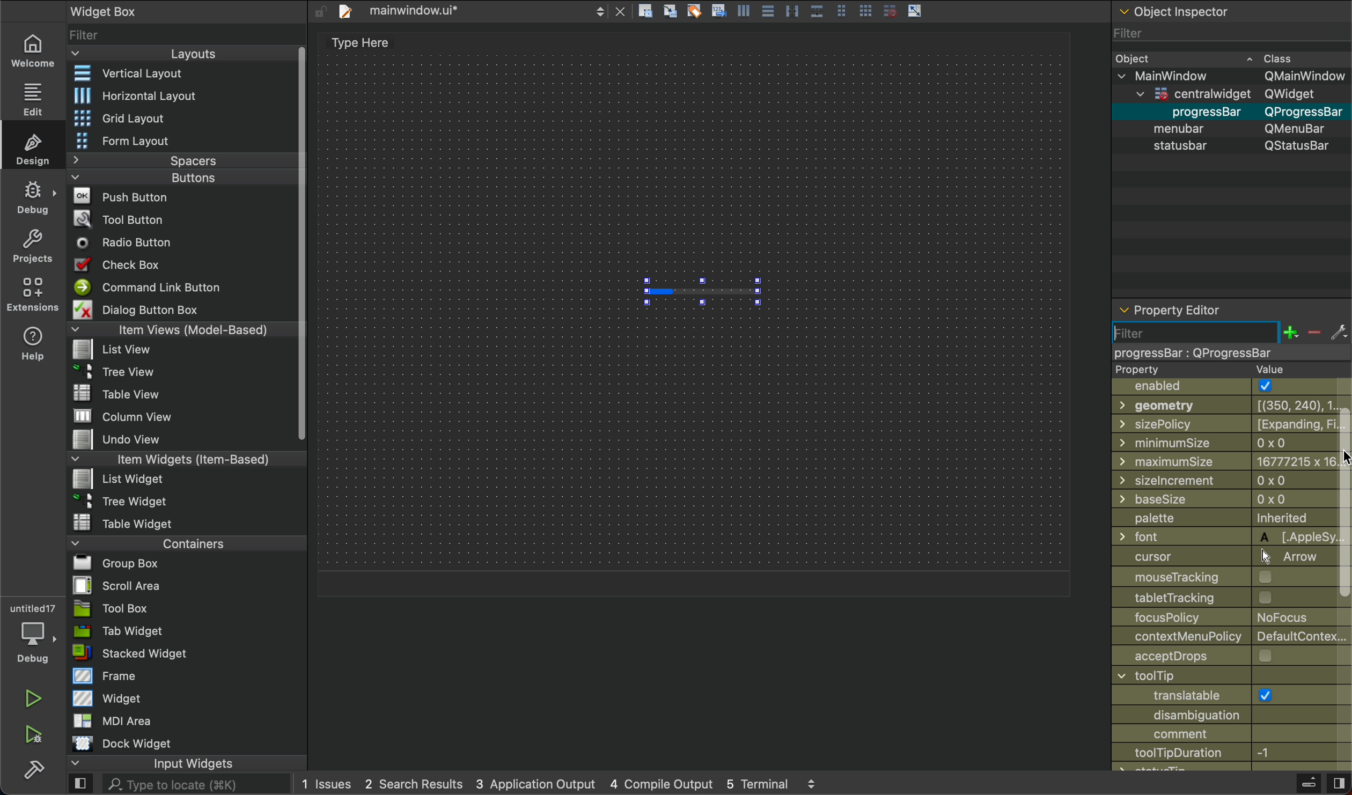 Image resolution: width=1352 pixels, height=795 pixels. What do you see at coordinates (178, 329) in the screenshot?
I see `Items View` at bounding box center [178, 329].